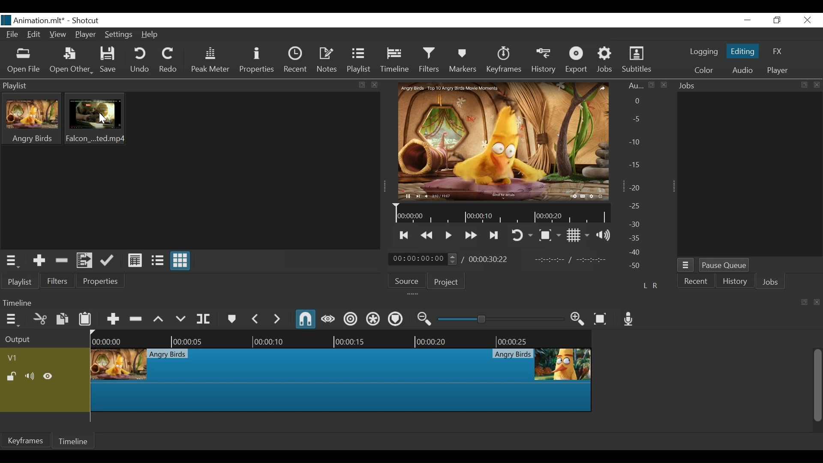 Image resolution: width=823 pixels, height=463 pixels. I want to click on Filters, so click(59, 280).